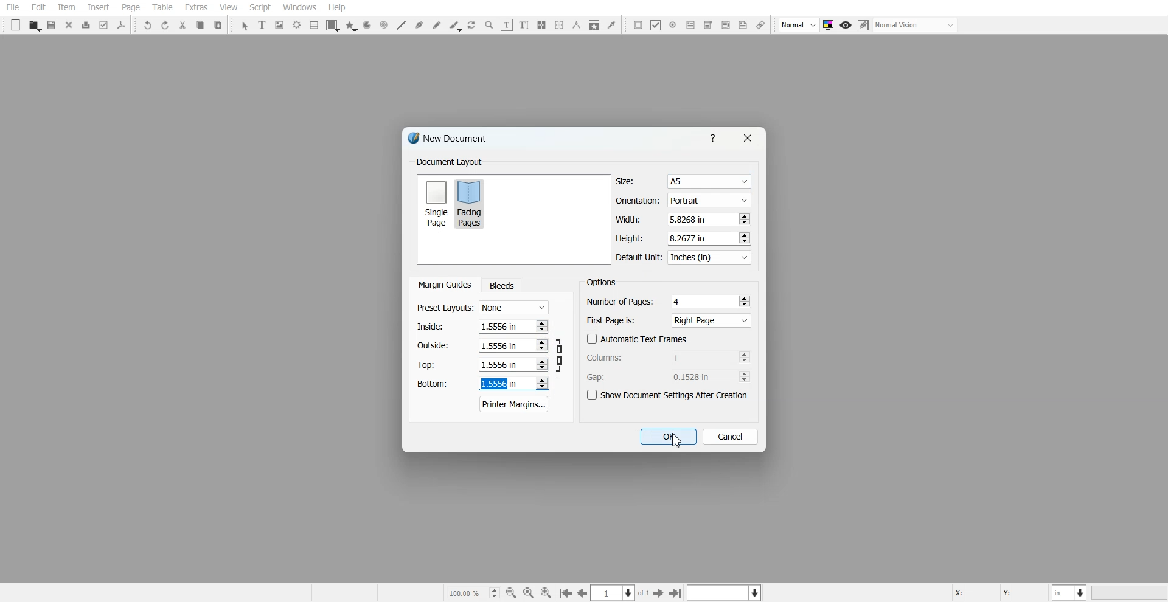 The image size is (1168, 602). What do you see at coordinates (336, 7) in the screenshot?
I see `Help` at bounding box center [336, 7].